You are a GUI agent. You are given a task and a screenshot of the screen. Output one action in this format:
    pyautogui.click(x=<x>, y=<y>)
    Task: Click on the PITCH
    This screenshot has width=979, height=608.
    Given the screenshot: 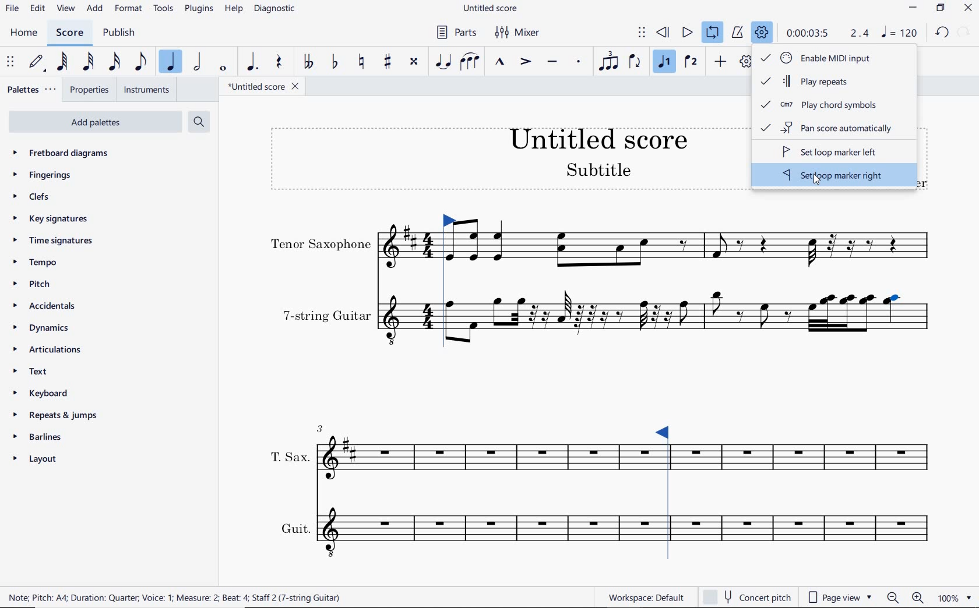 What is the action you would take?
    pyautogui.click(x=30, y=284)
    